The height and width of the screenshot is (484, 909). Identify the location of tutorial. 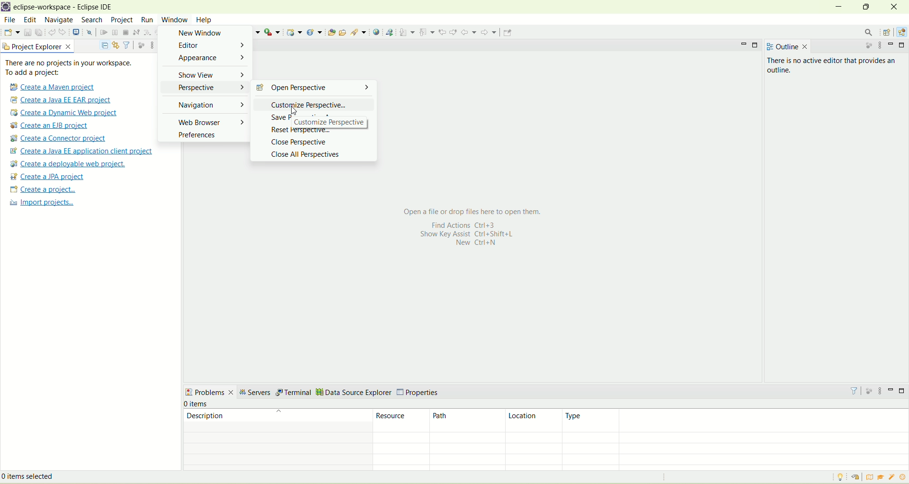
(881, 477).